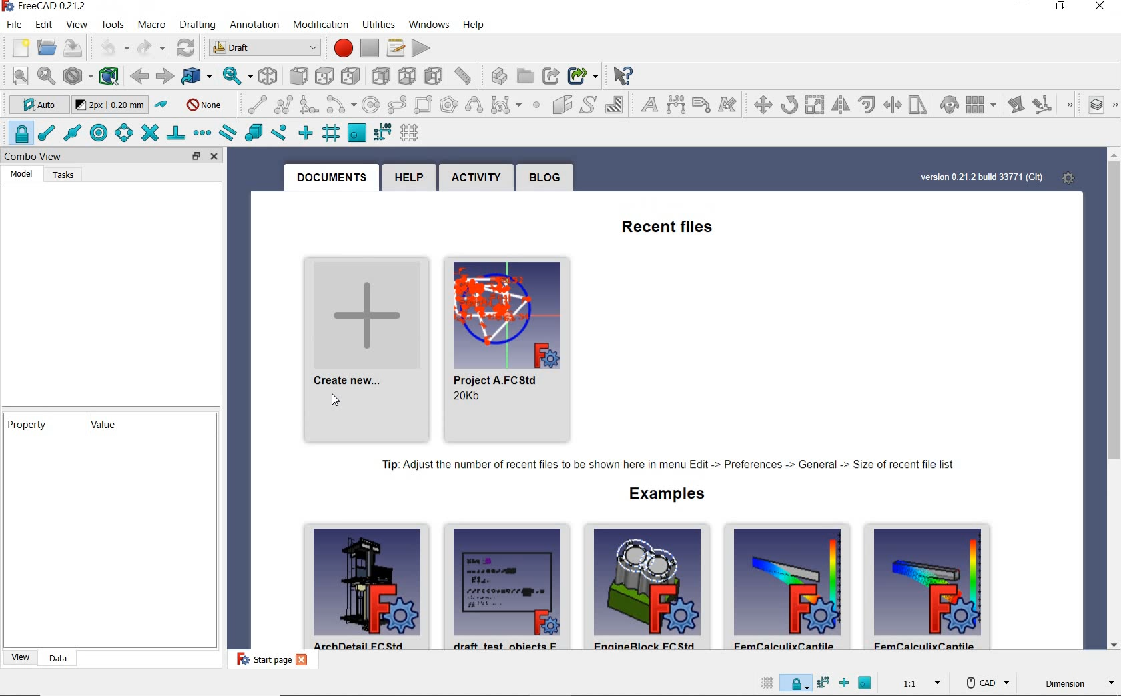 This screenshot has height=696, width=1121. What do you see at coordinates (1099, 105) in the screenshot?
I see `manage layers` at bounding box center [1099, 105].